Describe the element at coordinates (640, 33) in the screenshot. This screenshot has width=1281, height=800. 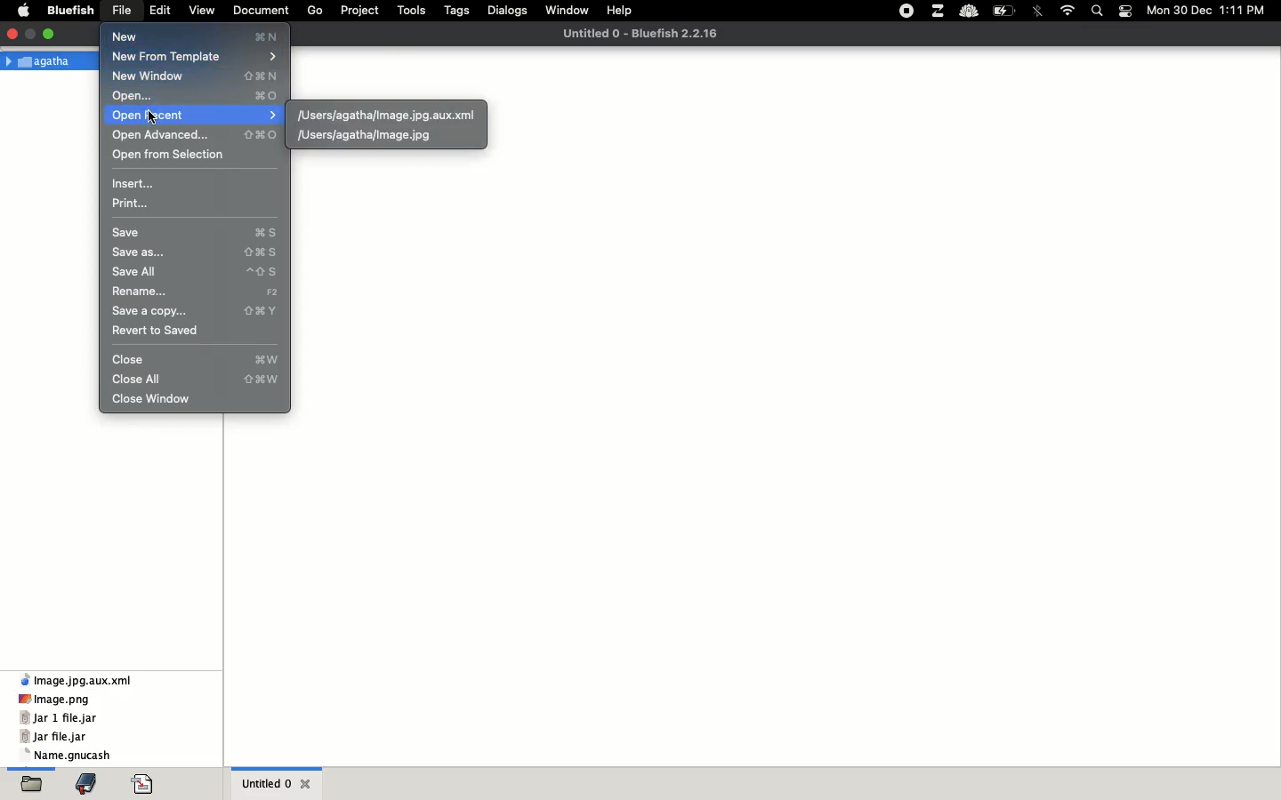
I see `Untitled 0 - Bluefish 2.2.16` at that location.